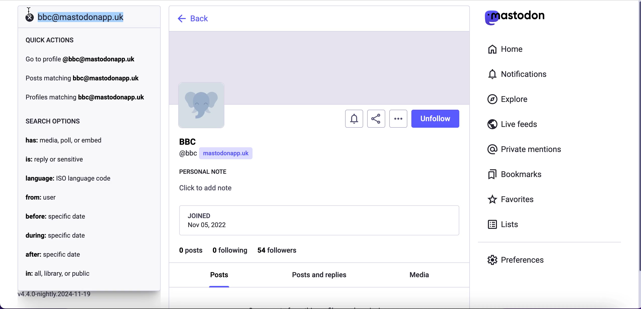  What do you see at coordinates (200, 105) in the screenshot?
I see `profile picture` at bounding box center [200, 105].